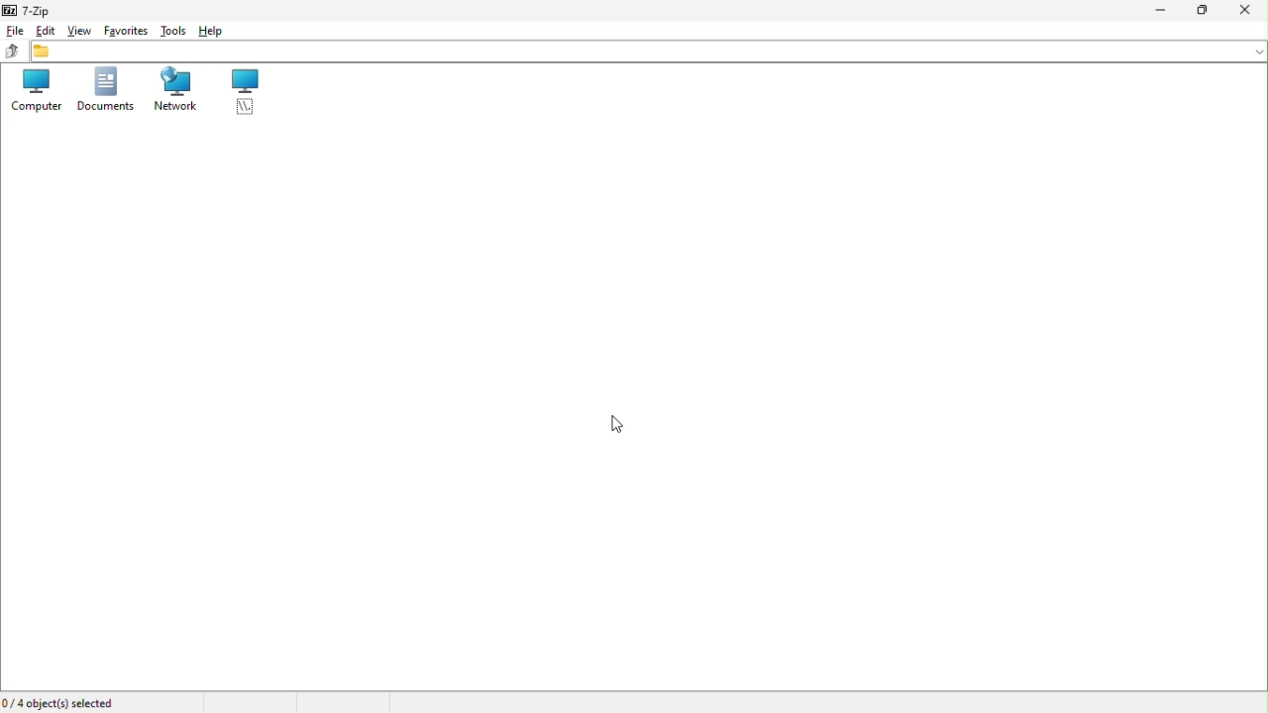 The width and height of the screenshot is (1268, 713). I want to click on Documents, so click(100, 91).